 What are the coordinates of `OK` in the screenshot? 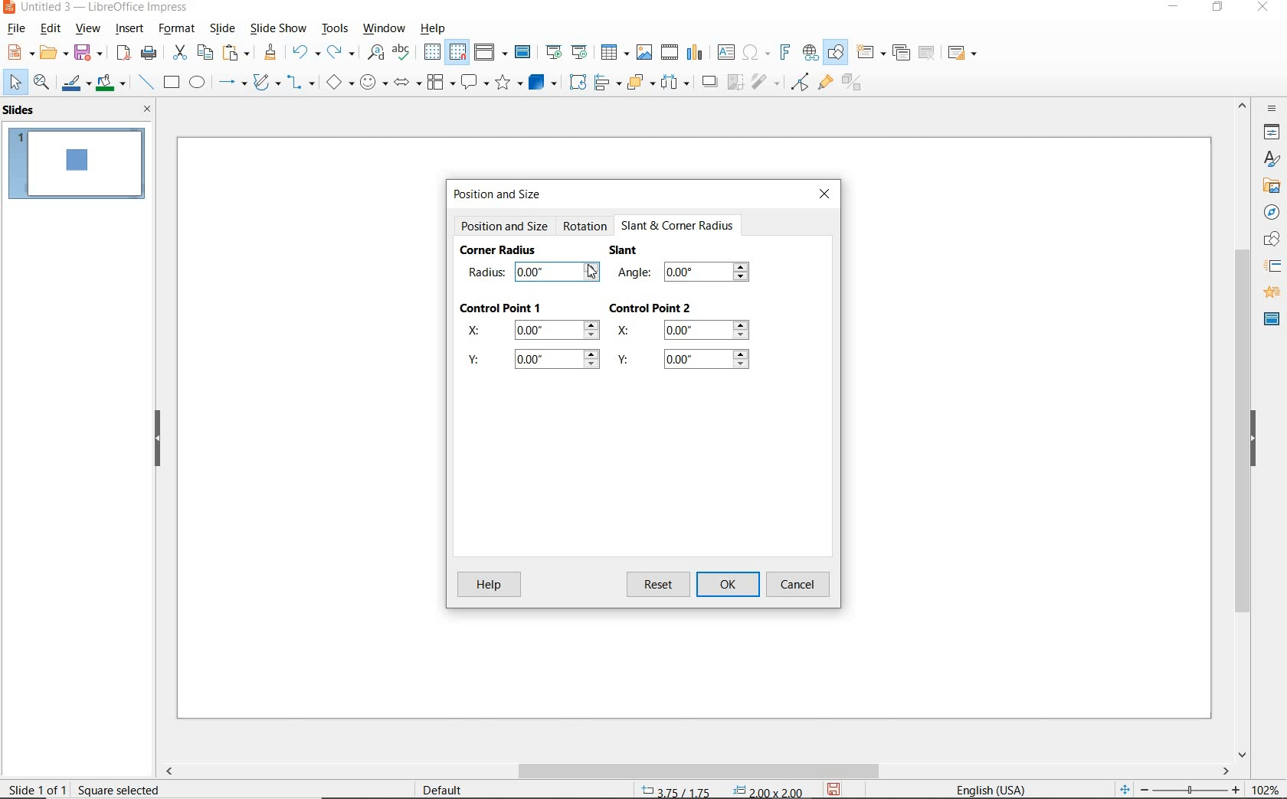 It's located at (728, 586).